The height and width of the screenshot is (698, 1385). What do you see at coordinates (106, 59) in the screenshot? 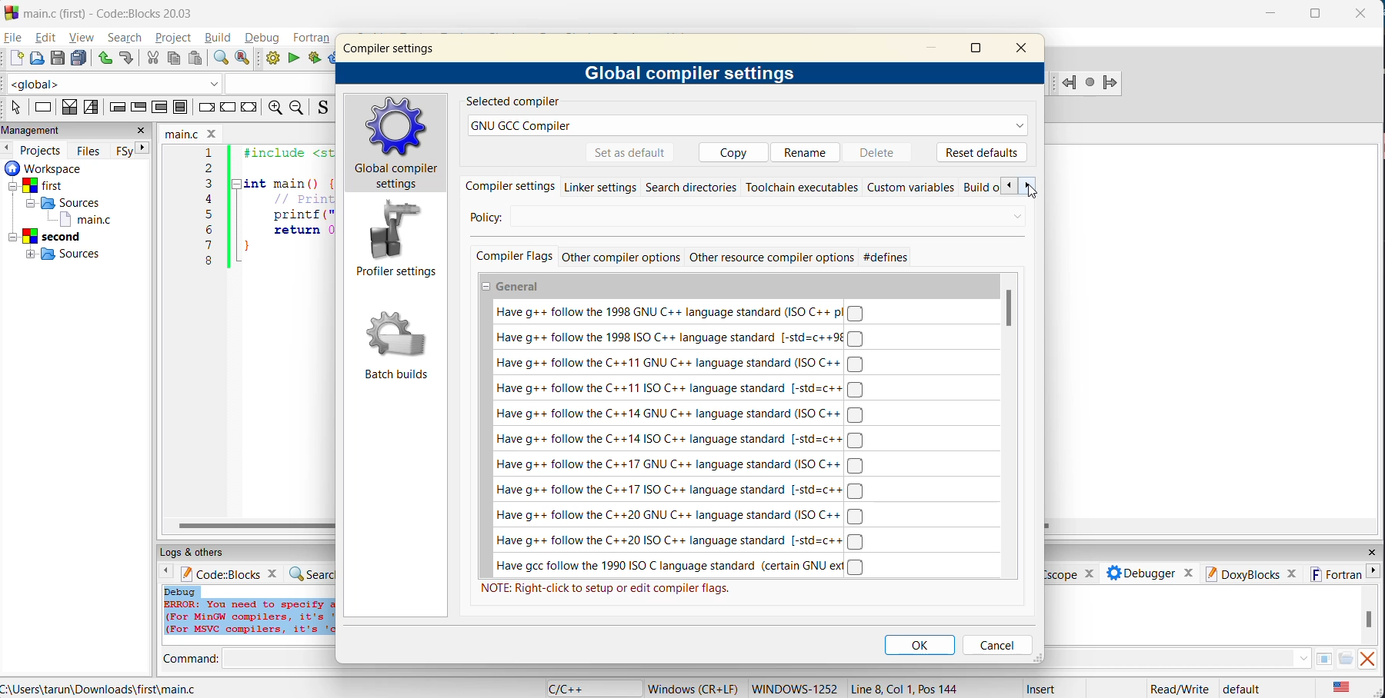
I see `undo` at bounding box center [106, 59].